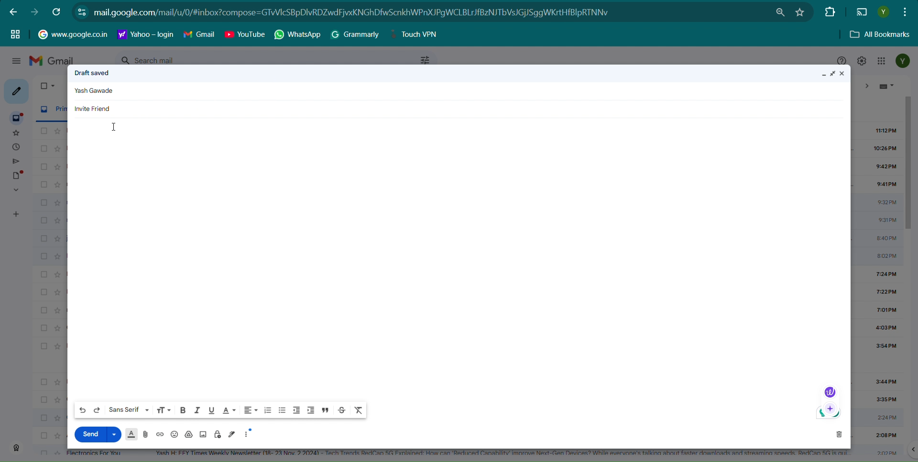 The width and height of the screenshot is (918, 462). Describe the element at coordinates (834, 74) in the screenshot. I see `Maximize` at that location.